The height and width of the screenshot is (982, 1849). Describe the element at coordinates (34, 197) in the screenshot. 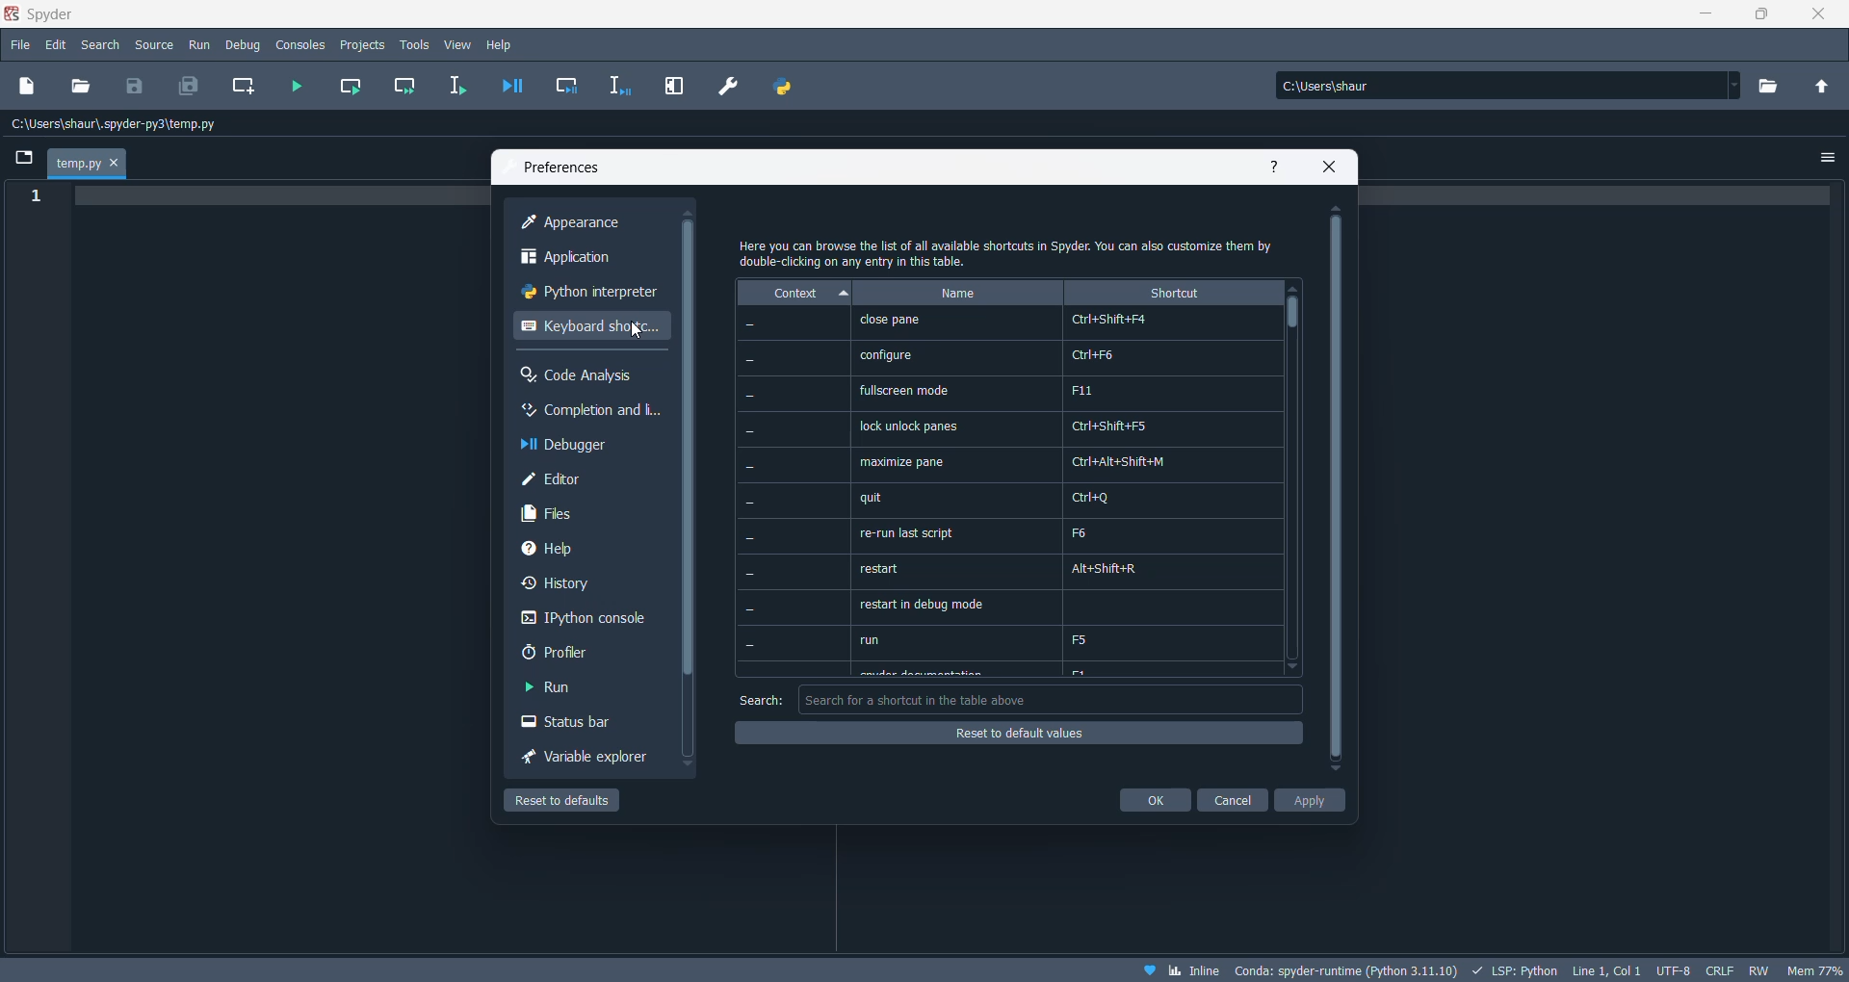

I see `line number` at that location.